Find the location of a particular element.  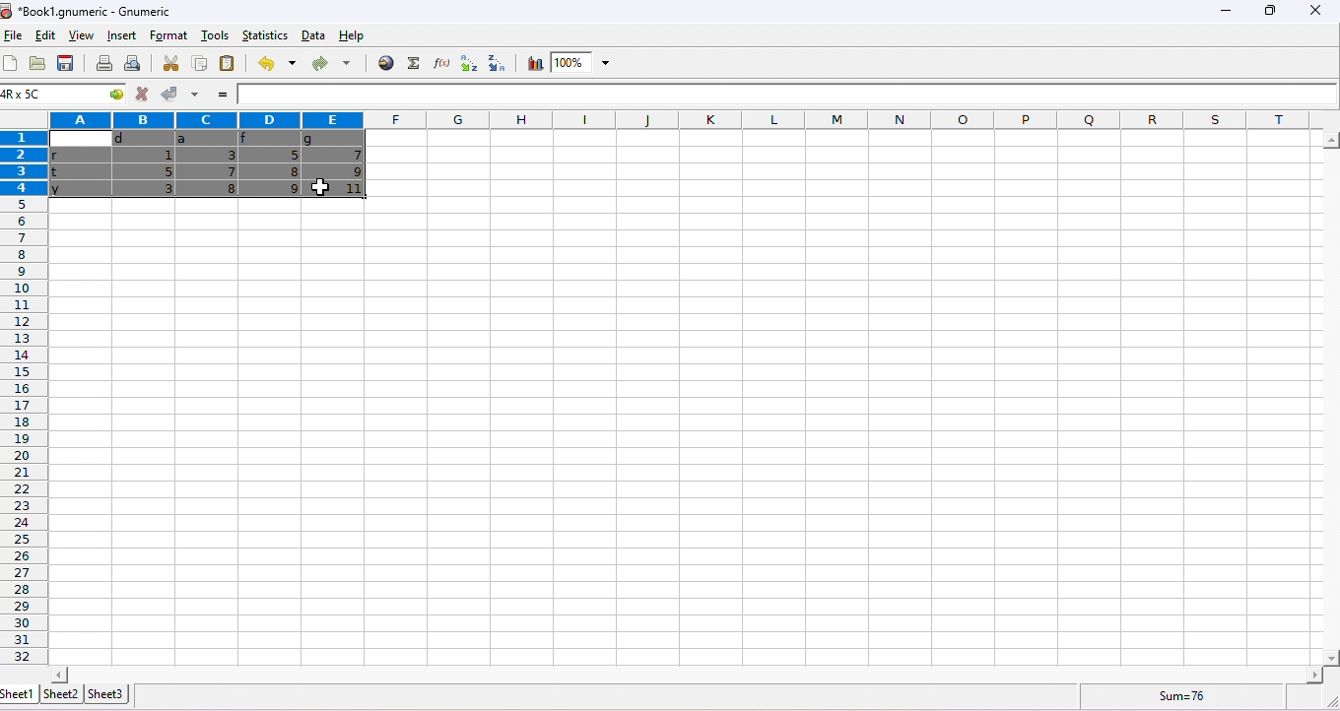

open is located at coordinates (37, 64).